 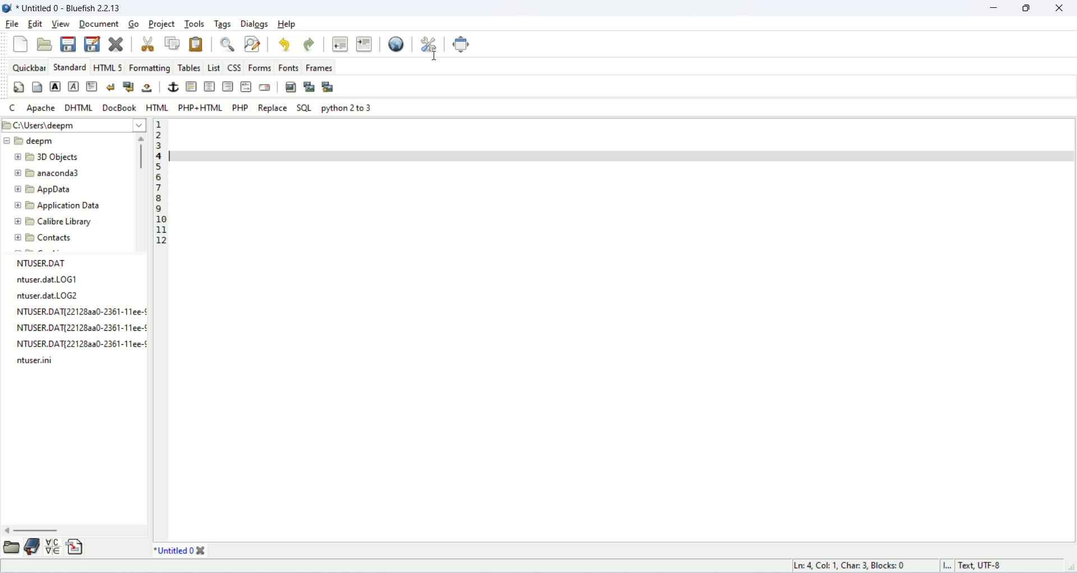 I want to click on help, so click(x=287, y=24).